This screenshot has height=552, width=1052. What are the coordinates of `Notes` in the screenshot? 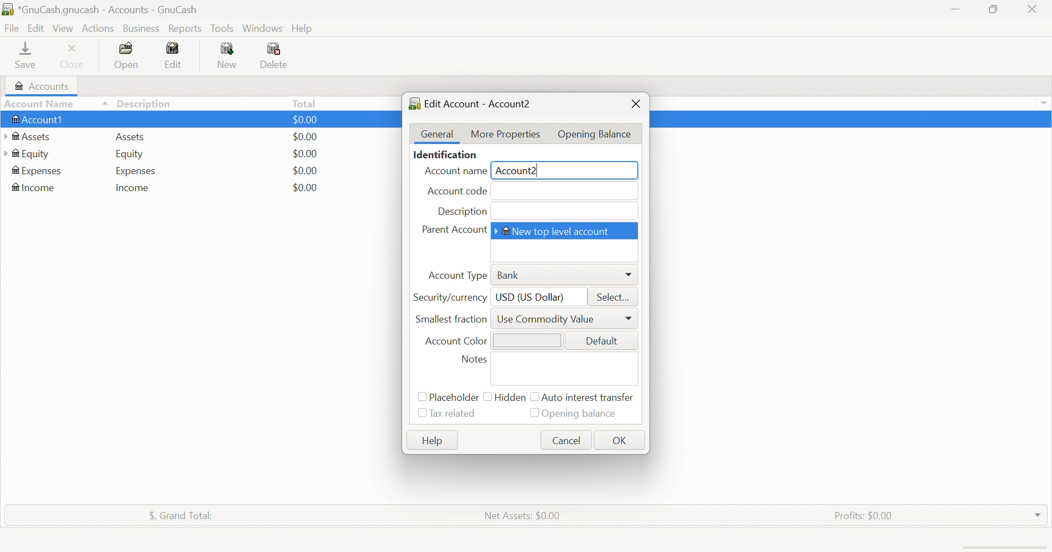 It's located at (473, 360).